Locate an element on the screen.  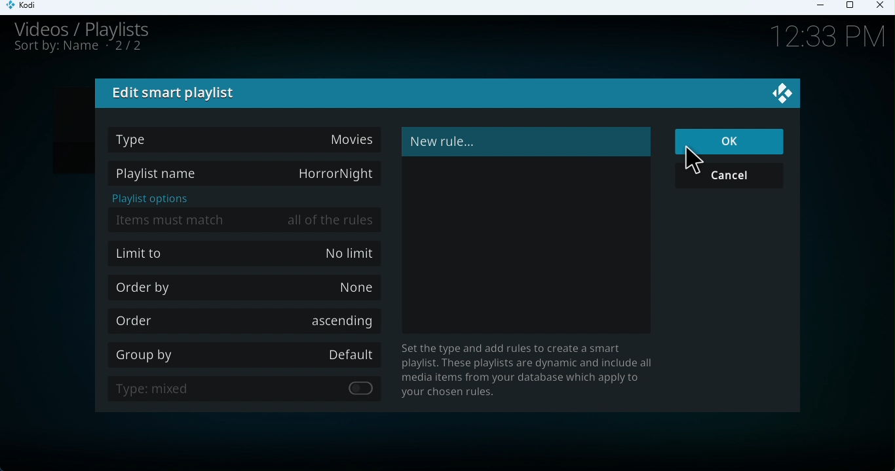
Cancel is located at coordinates (735, 177).